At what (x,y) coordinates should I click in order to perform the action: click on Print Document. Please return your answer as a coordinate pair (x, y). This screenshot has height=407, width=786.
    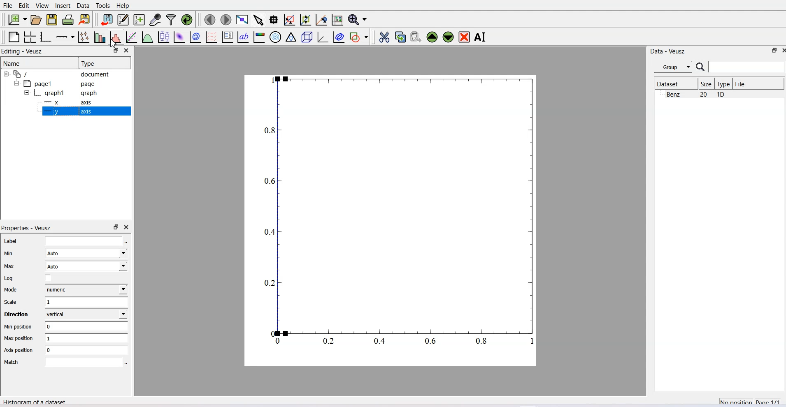
    Looking at the image, I should click on (68, 20).